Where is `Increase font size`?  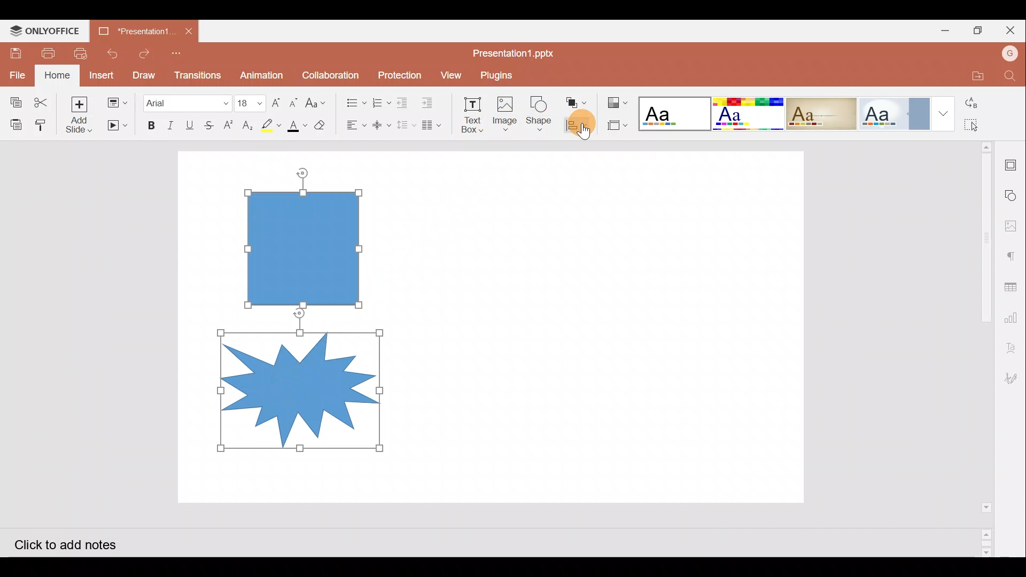 Increase font size is located at coordinates (275, 99).